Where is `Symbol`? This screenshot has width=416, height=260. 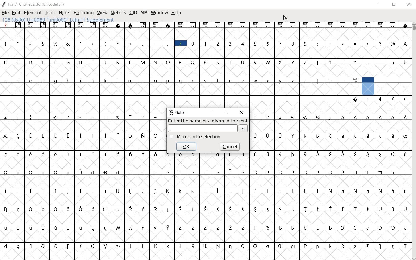 Symbol is located at coordinates (192, 191).